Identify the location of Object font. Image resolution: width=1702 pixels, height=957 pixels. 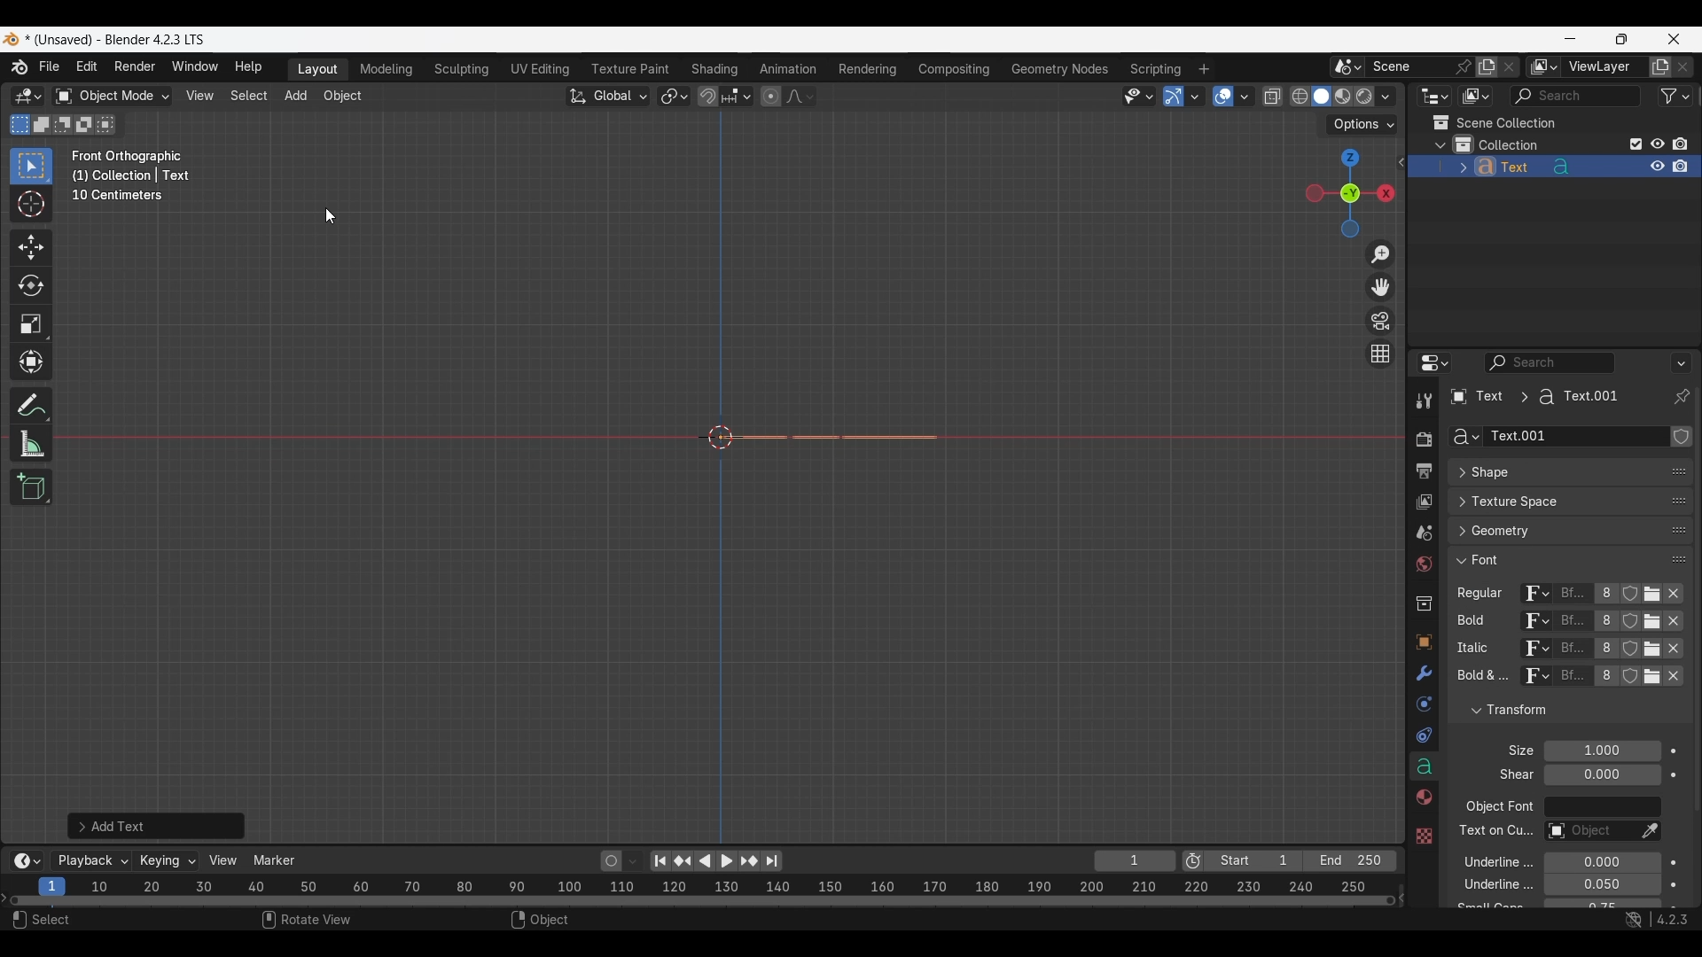
(1602, 807).